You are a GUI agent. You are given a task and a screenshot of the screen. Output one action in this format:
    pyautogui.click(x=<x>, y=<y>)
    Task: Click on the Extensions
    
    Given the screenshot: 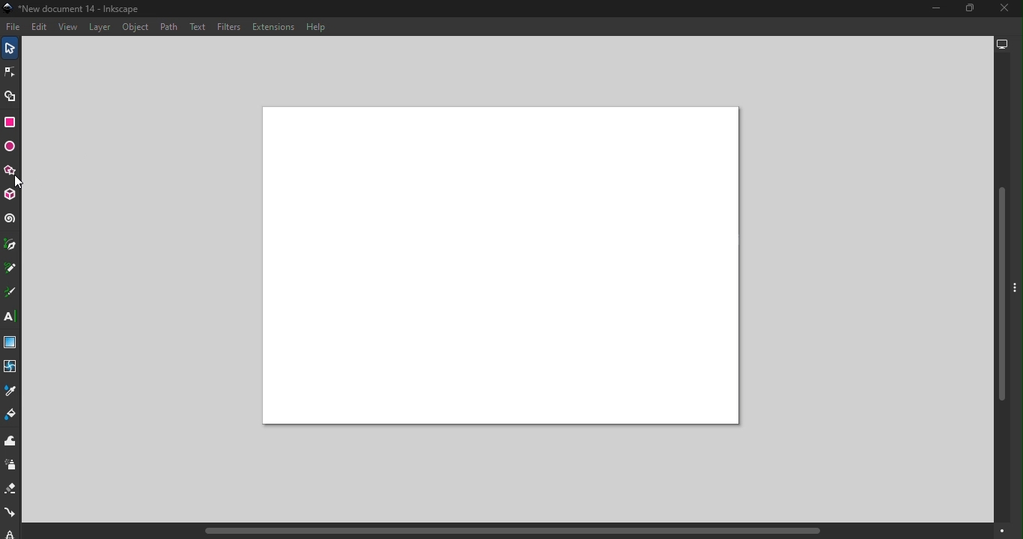 What is the action you would take?
    pyautogui.click(x=276, y=27)
    